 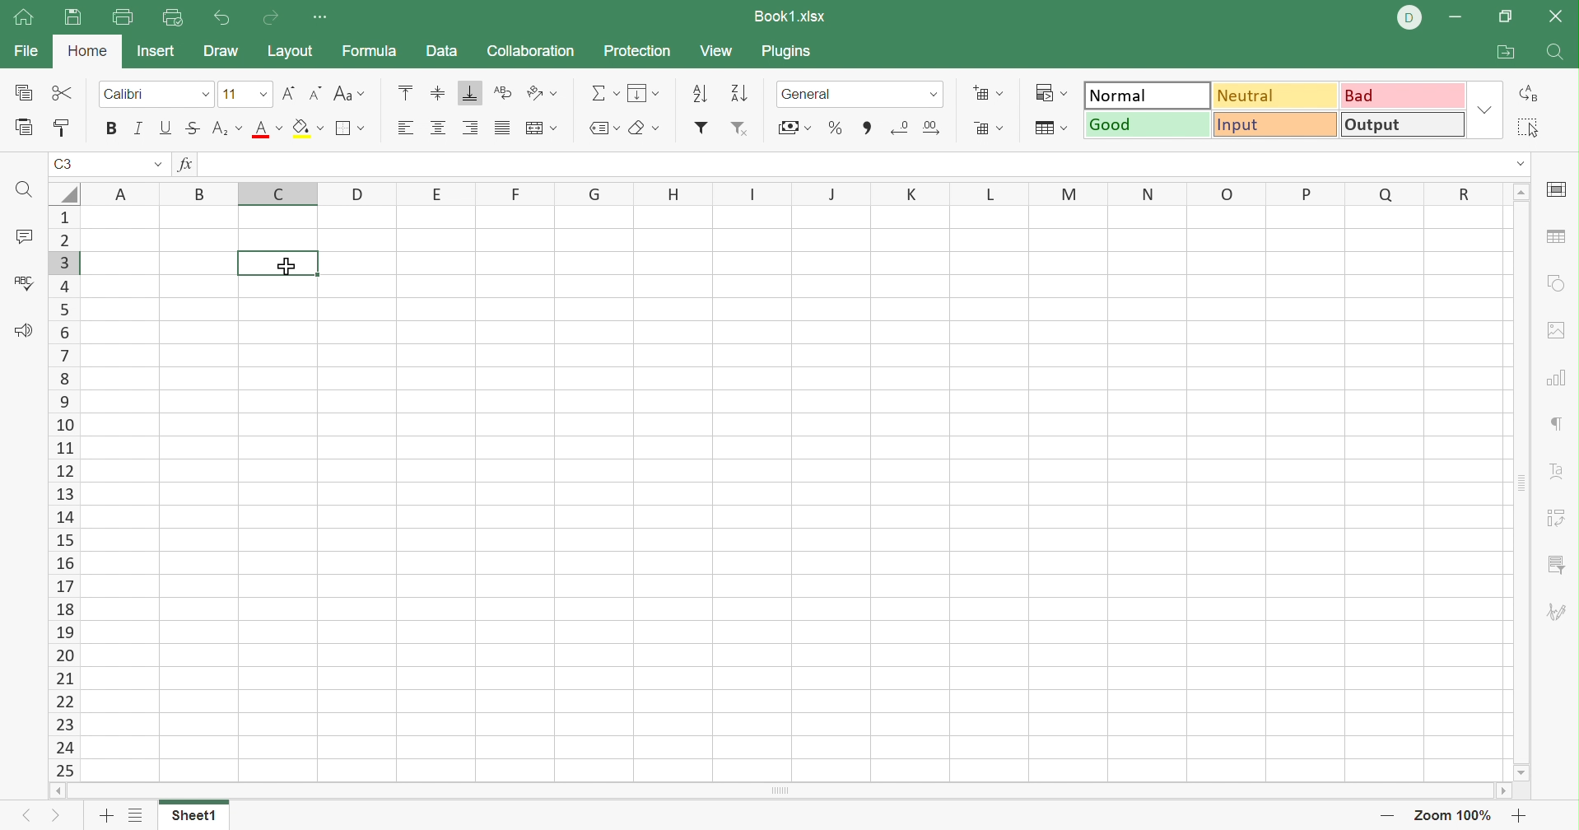 What do you see at coordinates (160, 52) in the screenshot?
I see `Insert` at bounding box center [160, 52].